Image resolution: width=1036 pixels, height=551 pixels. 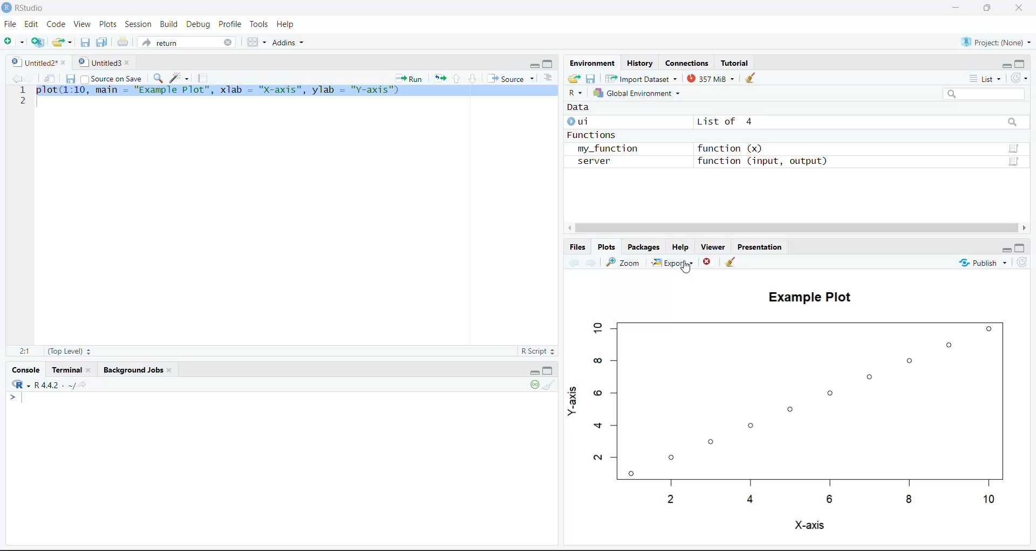 What do you see at coordinates (711, 78) in the screenshot?
I see `357kib used by R session (Source: Windows System)` at bounding box center [711, 78].